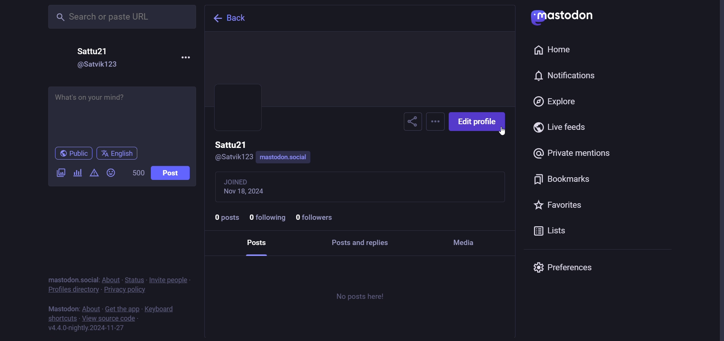 The height and width of the screenshot is (341, 724). What do you see at coordinates (572, 153) in the screenshot?
I see `private mentions` at bounding box center [572, 153].